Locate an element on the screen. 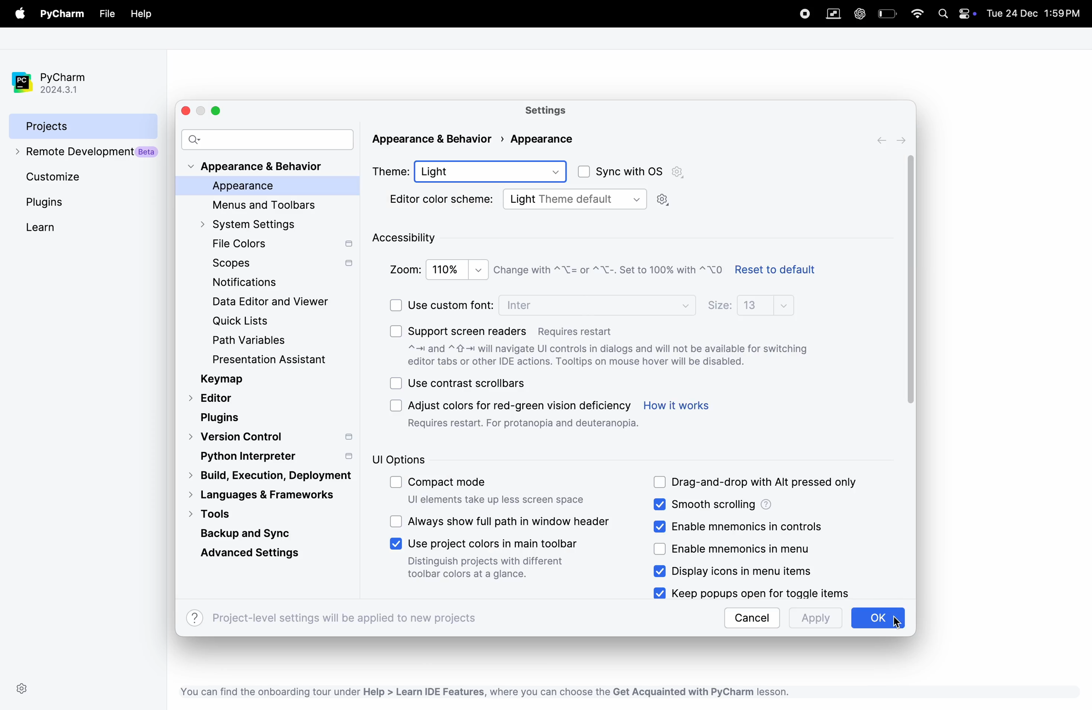  settings is located at coordinates (24, 688).